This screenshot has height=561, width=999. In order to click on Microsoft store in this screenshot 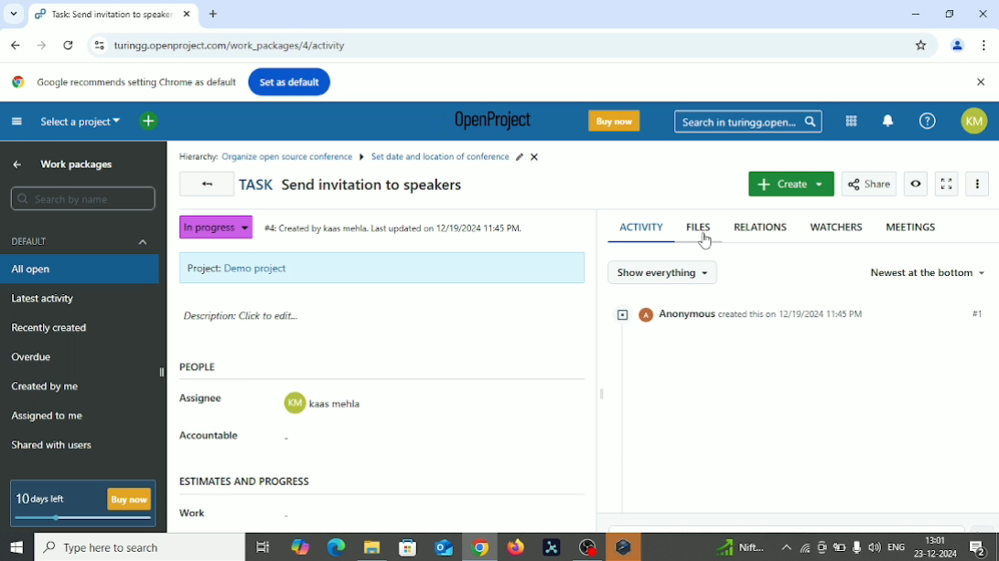, I will do `click(405, 546)`.